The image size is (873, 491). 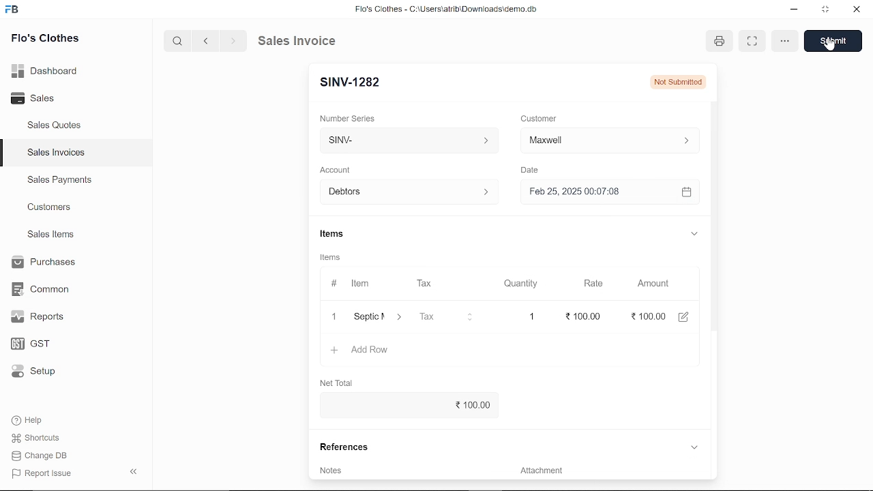 I want to click on previous, so click(x=207, y=41).